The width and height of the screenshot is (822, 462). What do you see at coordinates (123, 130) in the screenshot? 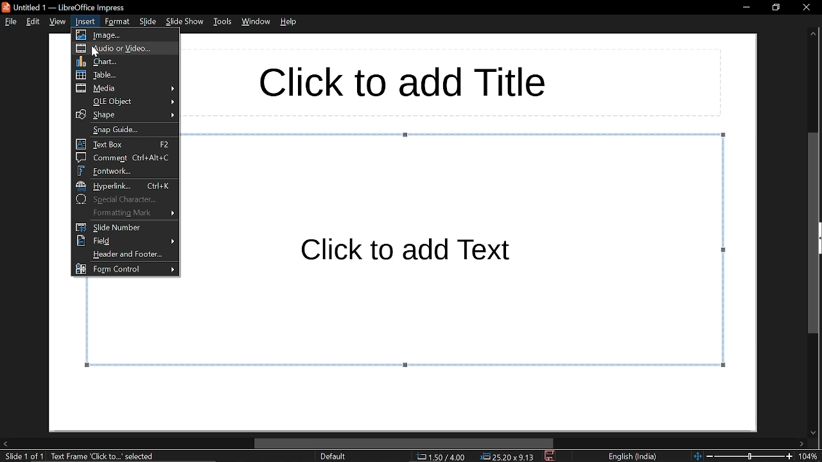
I see `snap guide` at bounding box center [123, 130].